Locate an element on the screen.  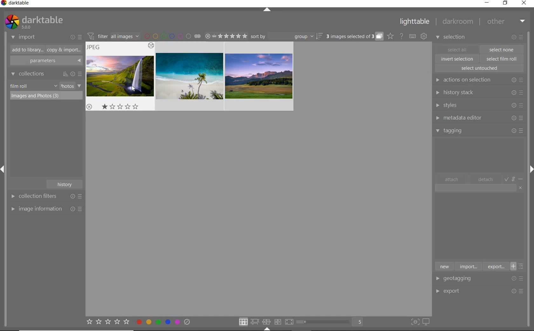
Expand is located at coordinates (530, 168).